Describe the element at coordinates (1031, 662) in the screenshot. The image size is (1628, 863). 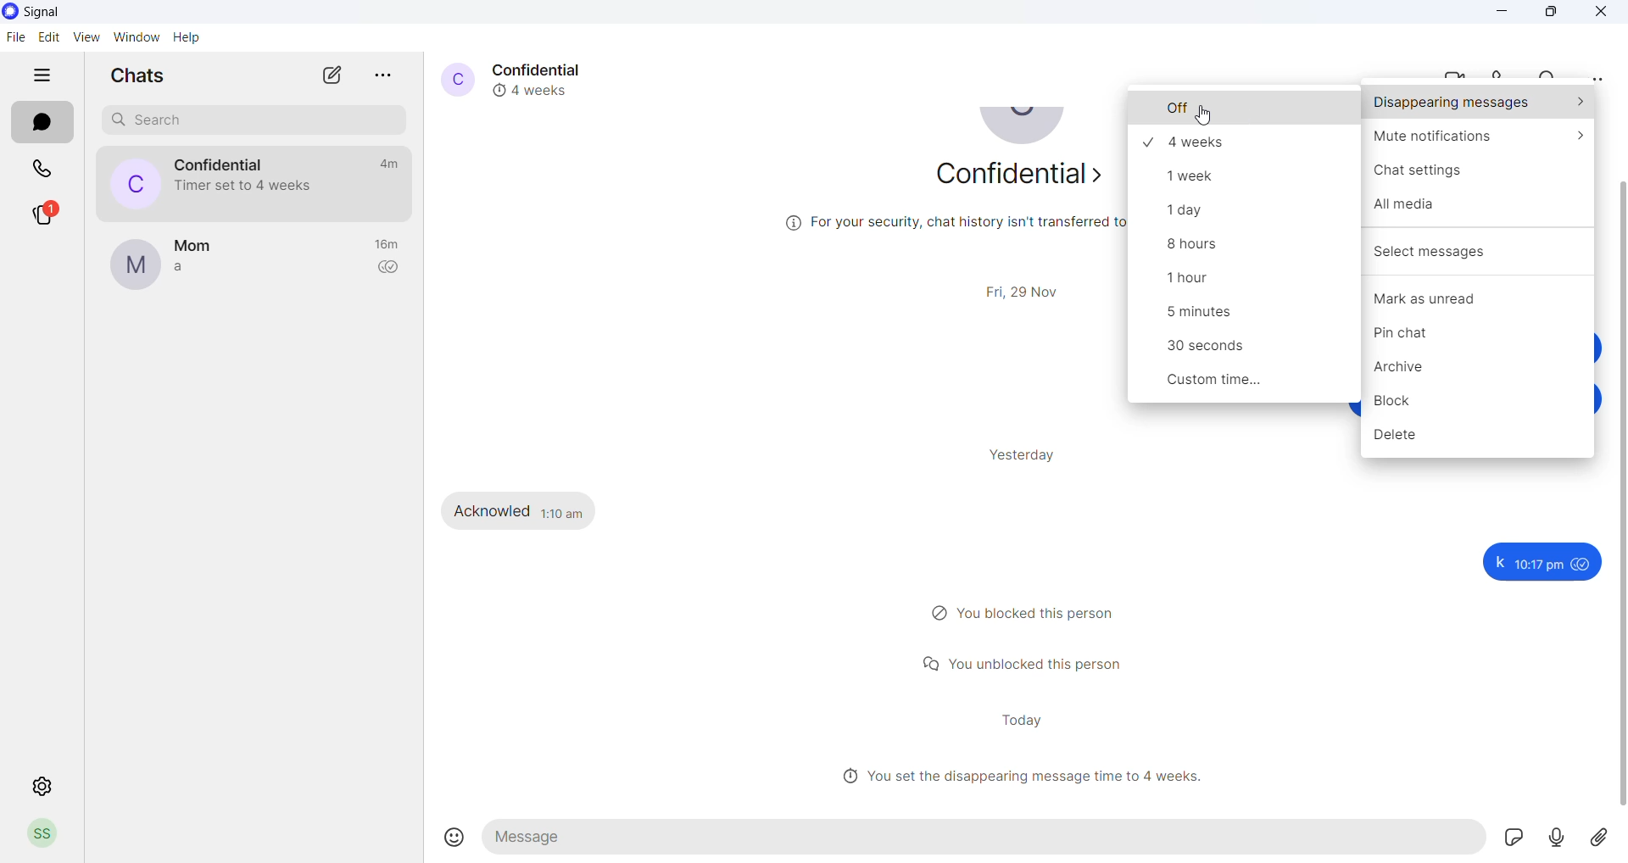
I see `unblocked heading` at that location.